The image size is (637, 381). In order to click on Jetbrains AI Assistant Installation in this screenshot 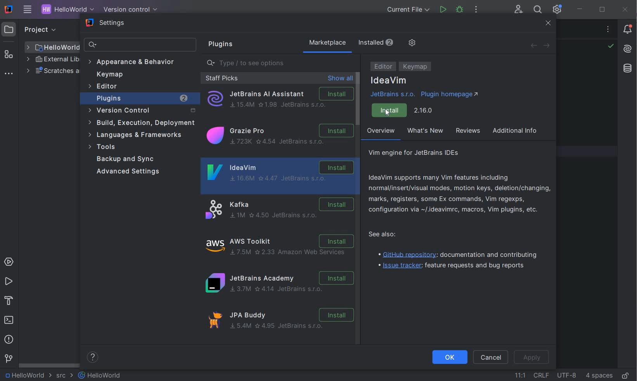, I will do `click(279, 99)`.